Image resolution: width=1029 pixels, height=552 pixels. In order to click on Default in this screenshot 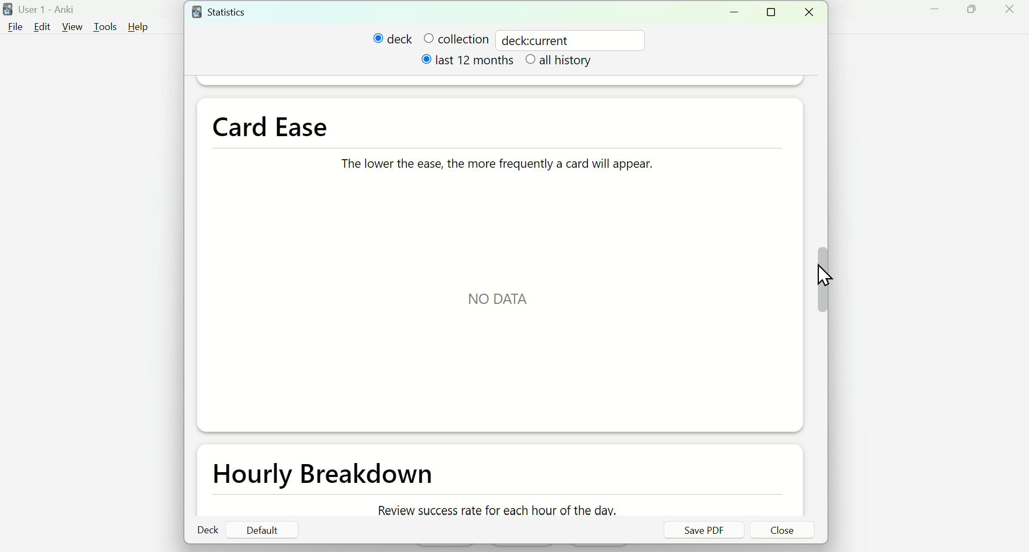, I will do `click(262, 530)`.